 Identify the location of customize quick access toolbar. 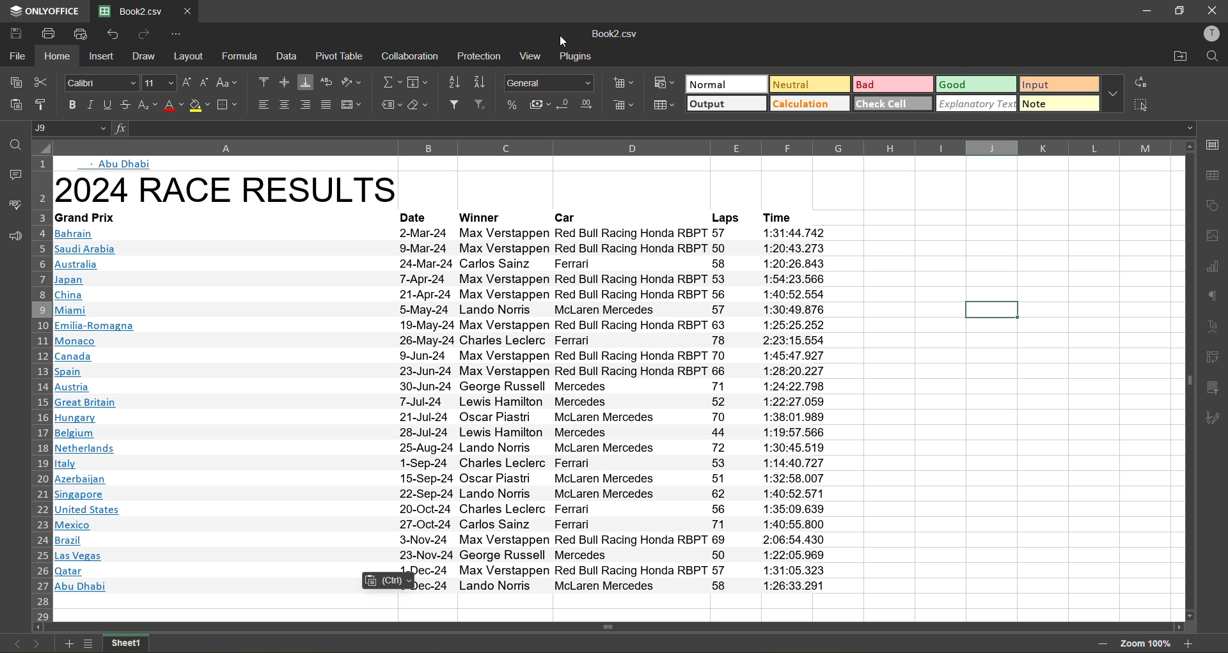
(177, 33).